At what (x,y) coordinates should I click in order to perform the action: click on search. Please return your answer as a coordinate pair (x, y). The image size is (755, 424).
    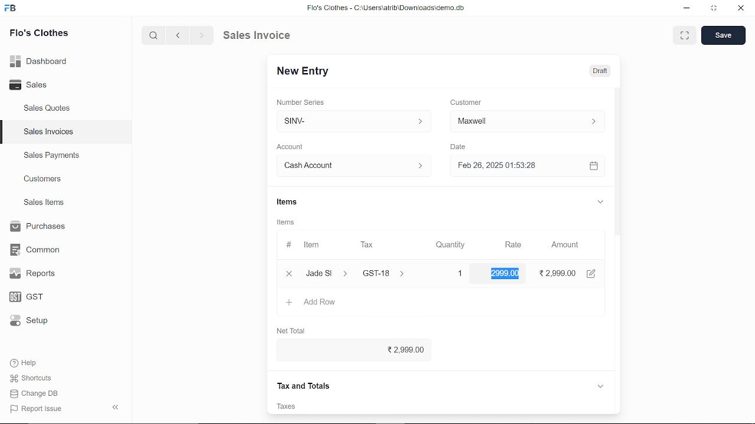
    Looking at the image, I should click on (155, 35).